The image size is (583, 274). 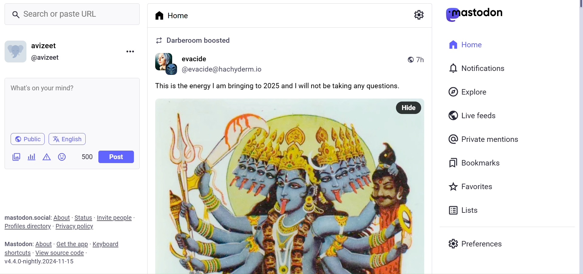 What do you see at coordinates (578, 138) in the screenshot?
I see `Vertical Scroll Bar` at bounding box center [578, 138].